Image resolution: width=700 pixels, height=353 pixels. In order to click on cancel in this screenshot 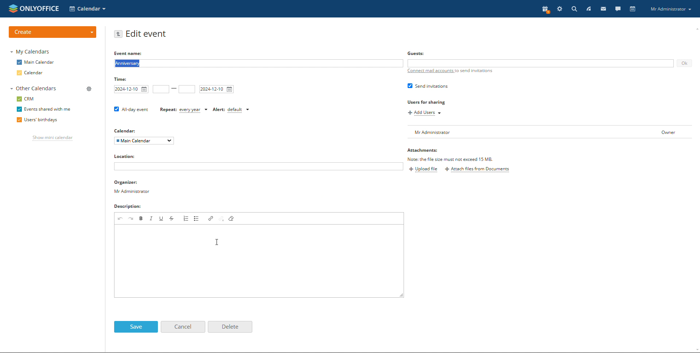, I will do `click(183, 327)`.